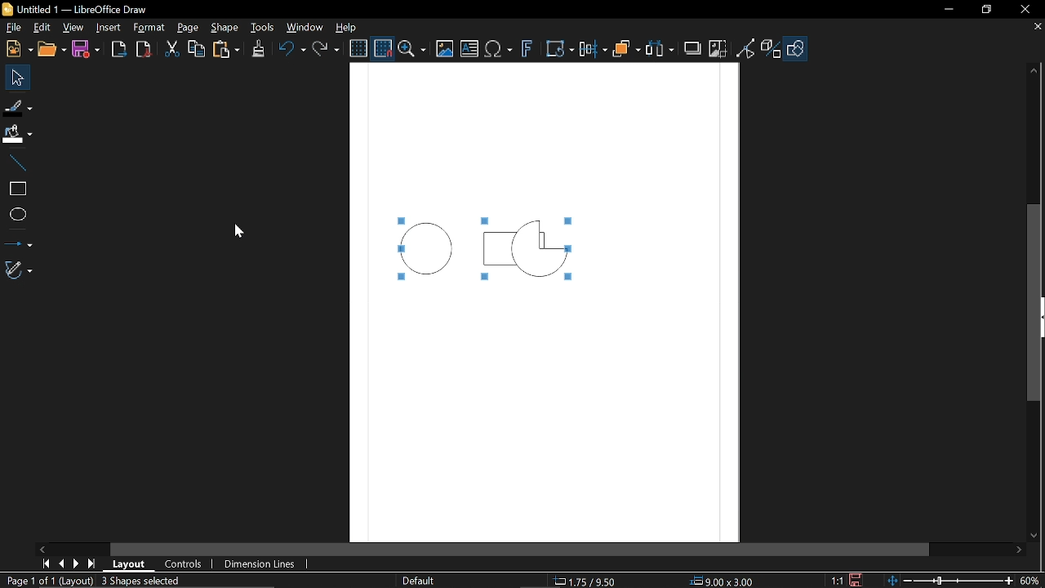 The width and height of the screenshot is (1045, 588). What do you see at coordinates (398, 280) in the screenshot?
I see `Tiny square marked around the selected objects` at bounding box center [398, 280].